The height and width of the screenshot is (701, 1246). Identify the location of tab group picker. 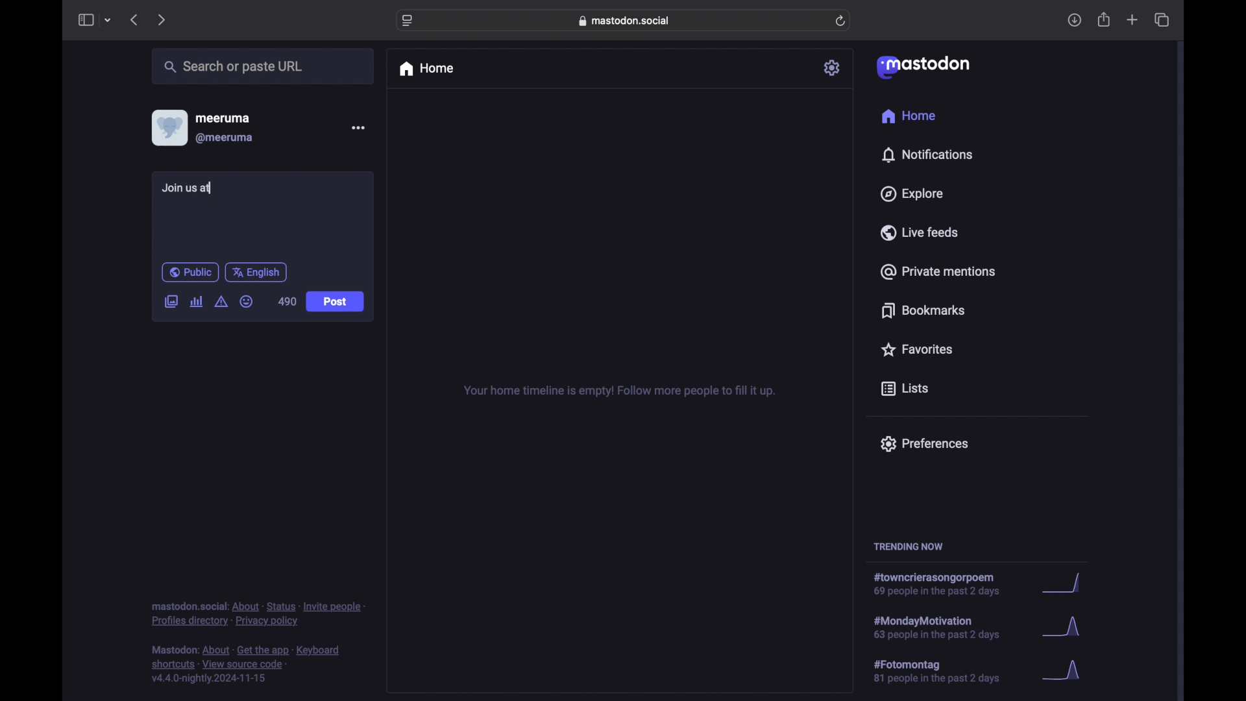
(108, 21).